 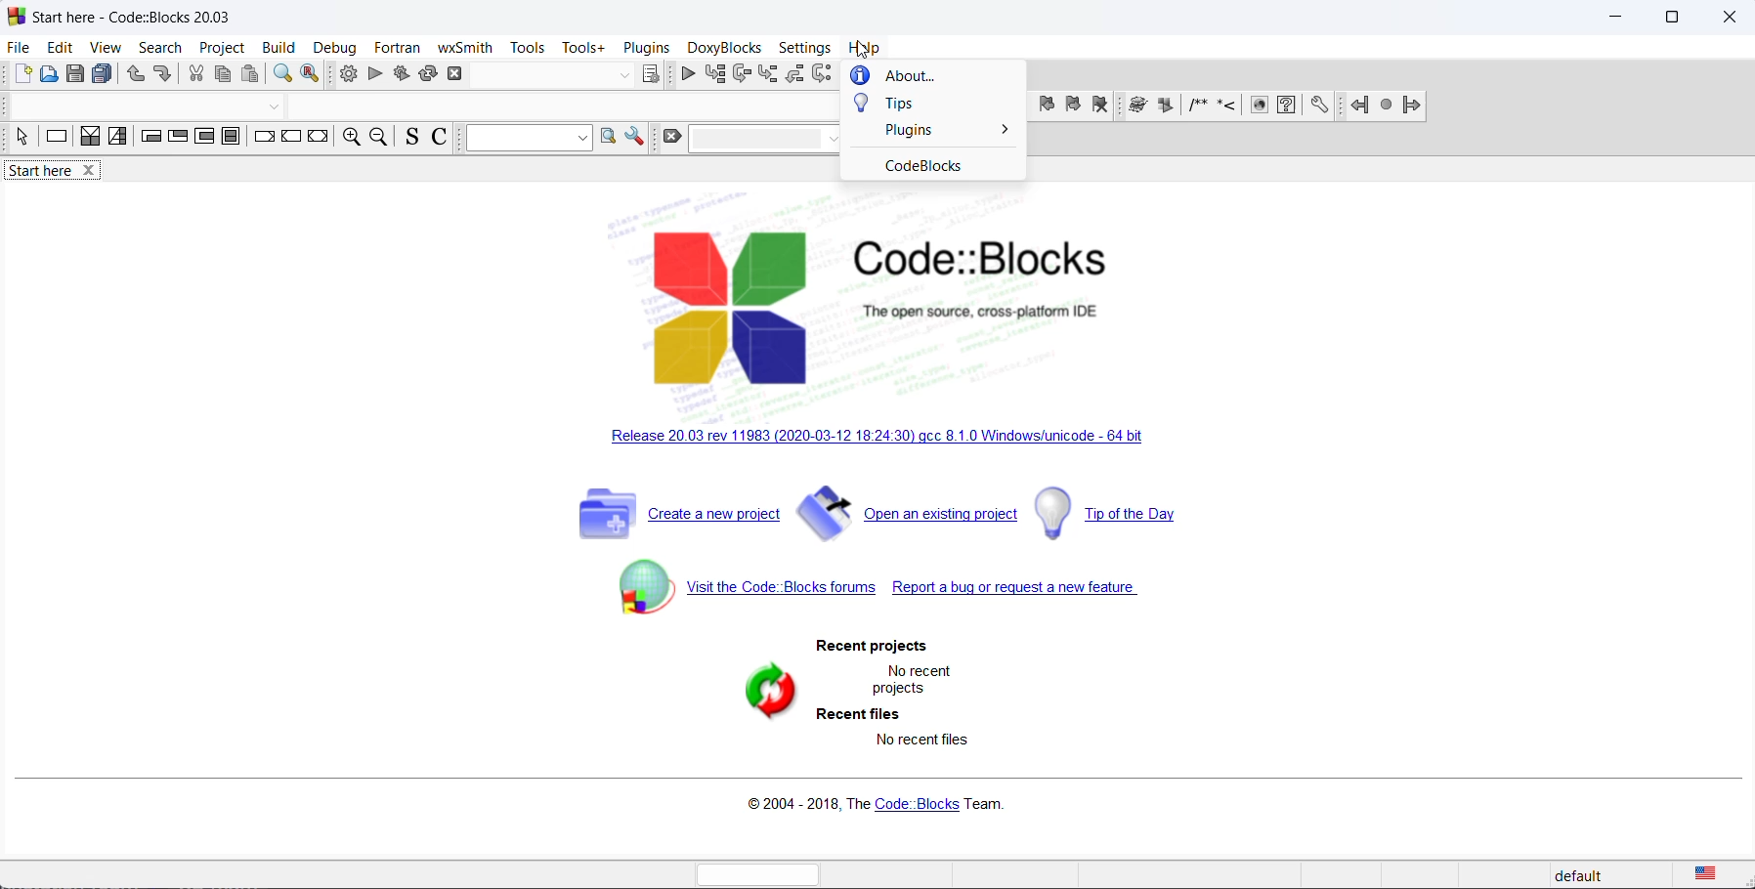 I want to click on copy, so click(x=223, y=75).